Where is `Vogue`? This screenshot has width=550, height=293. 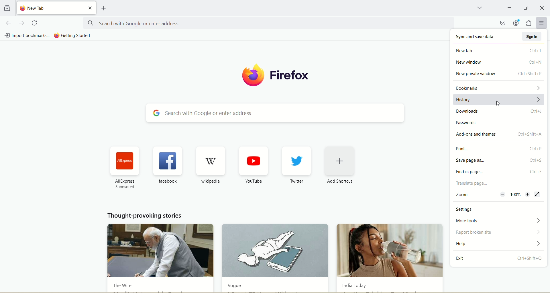
Vogue is located at coordinates (276, 251).